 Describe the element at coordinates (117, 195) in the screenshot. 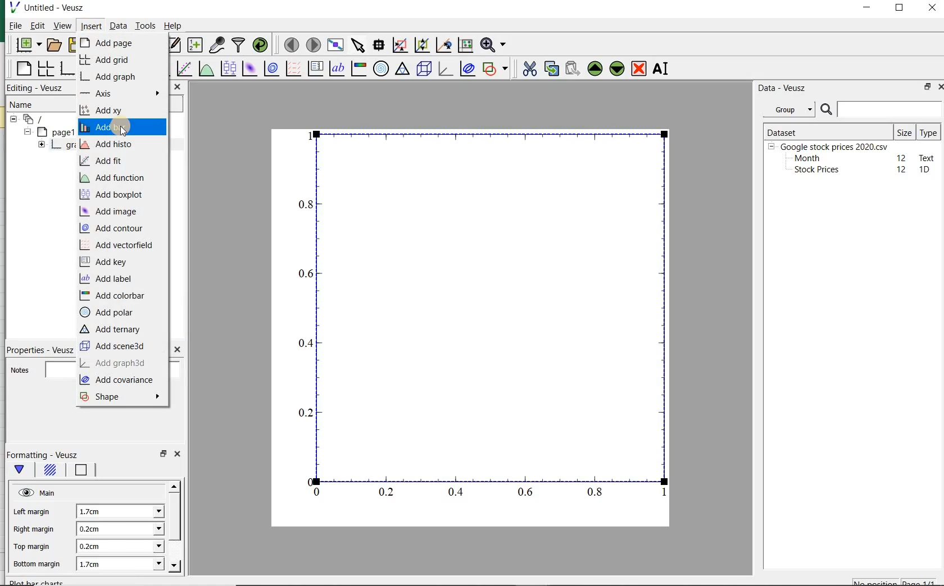

I see `add boxplot` at that location.